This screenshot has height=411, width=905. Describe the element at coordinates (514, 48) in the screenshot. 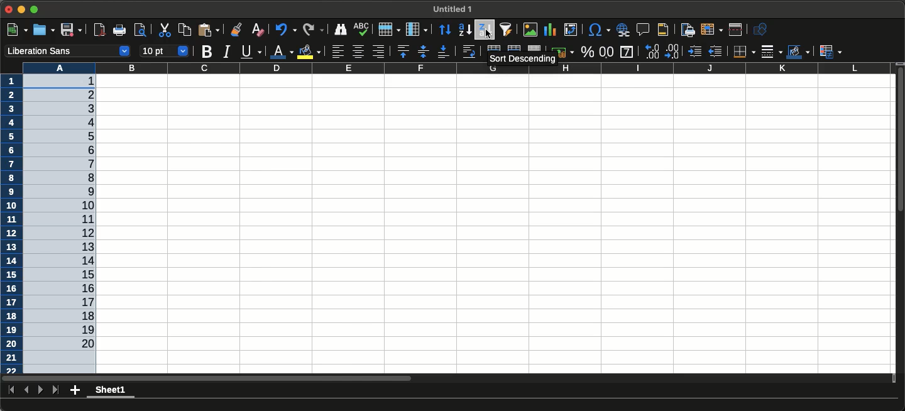

I see `Merge cells` at that location.